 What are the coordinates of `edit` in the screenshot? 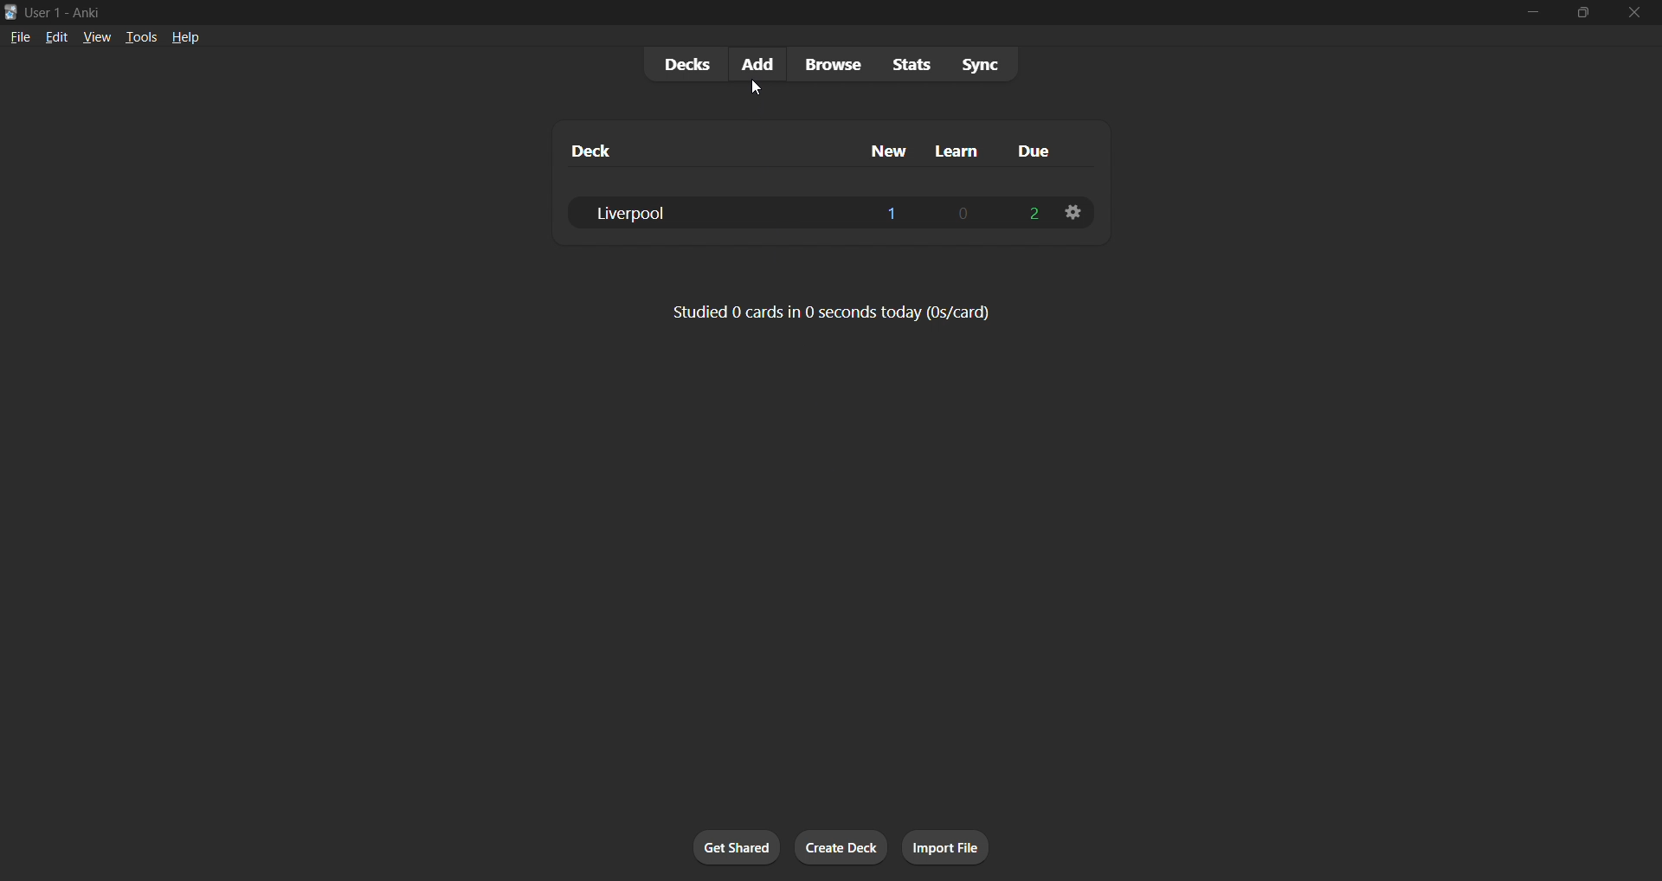 It's located at (55, 38).